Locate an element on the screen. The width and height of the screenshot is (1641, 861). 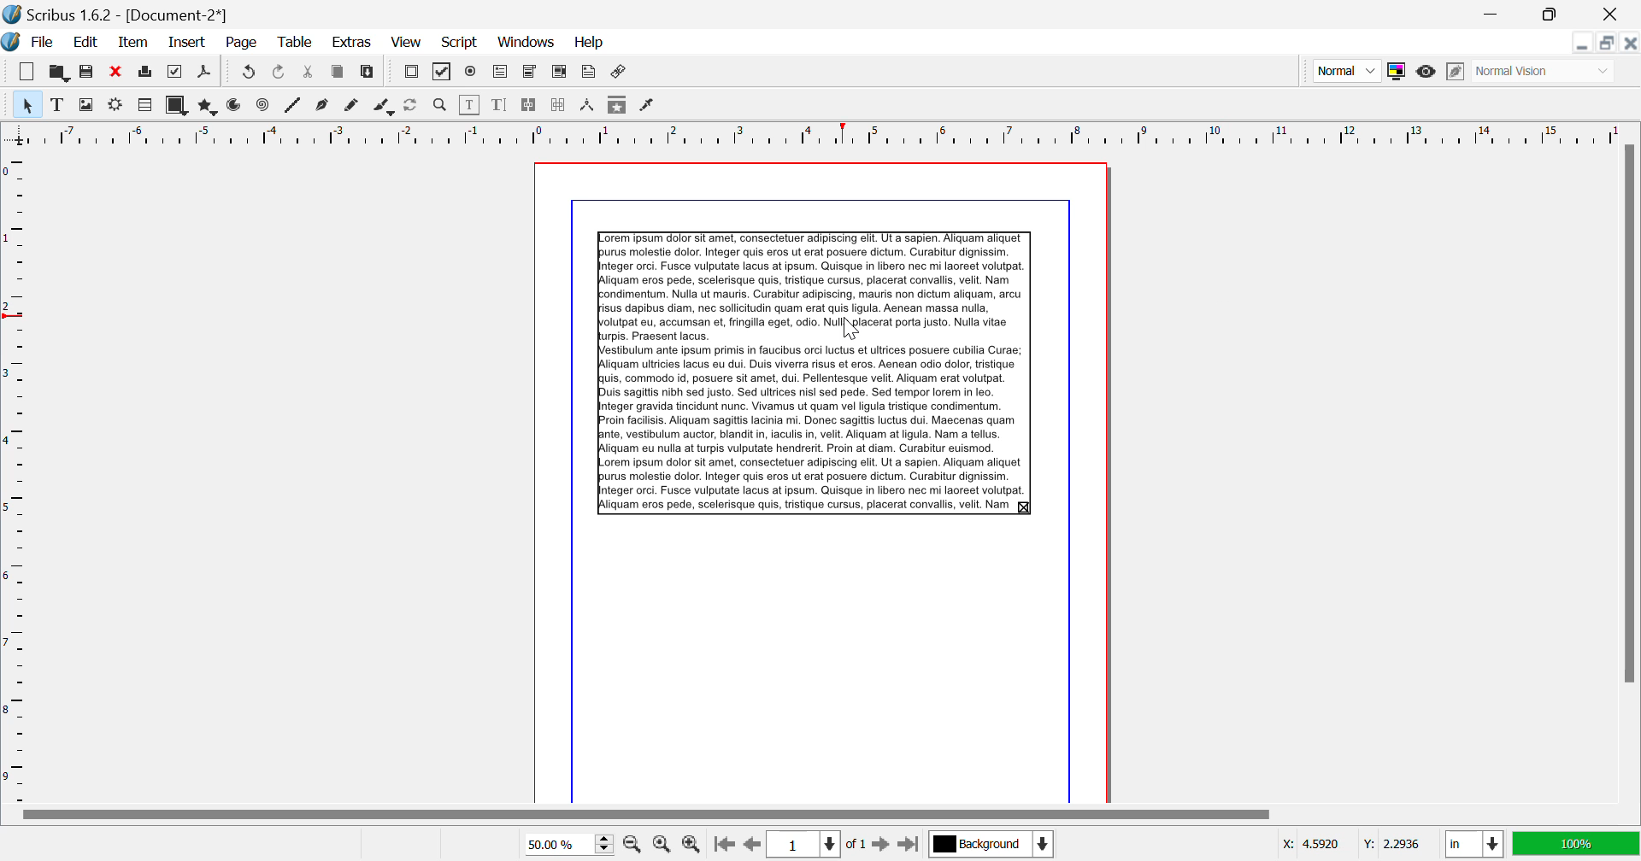
First Page is located at coordinates (722, 846).